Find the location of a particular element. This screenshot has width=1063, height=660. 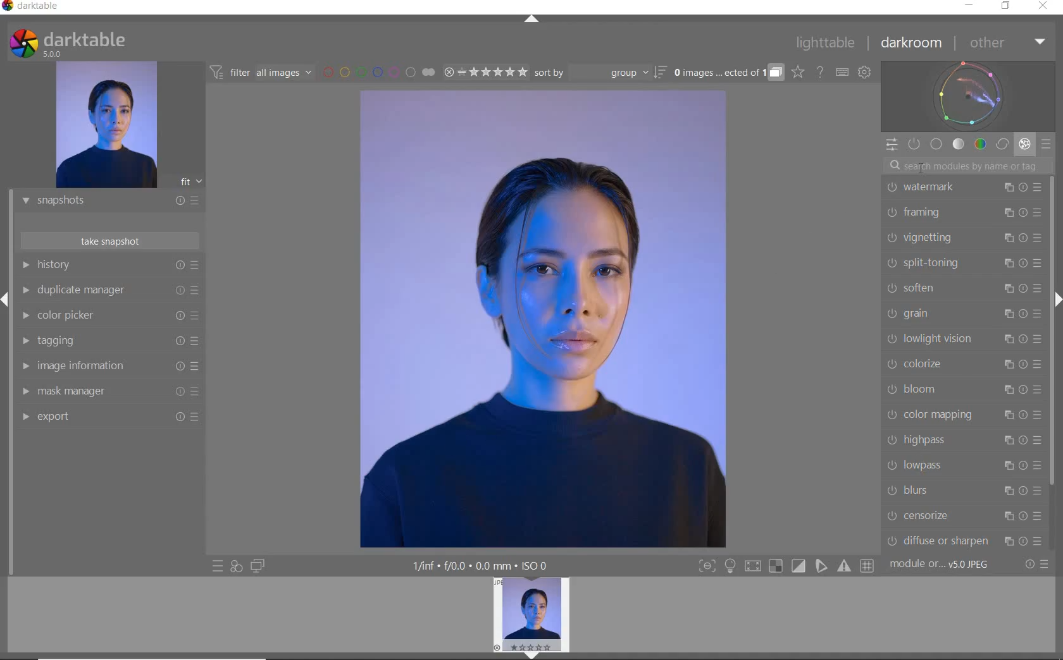

Expand/Collapse is located at coordinates (6, 300).